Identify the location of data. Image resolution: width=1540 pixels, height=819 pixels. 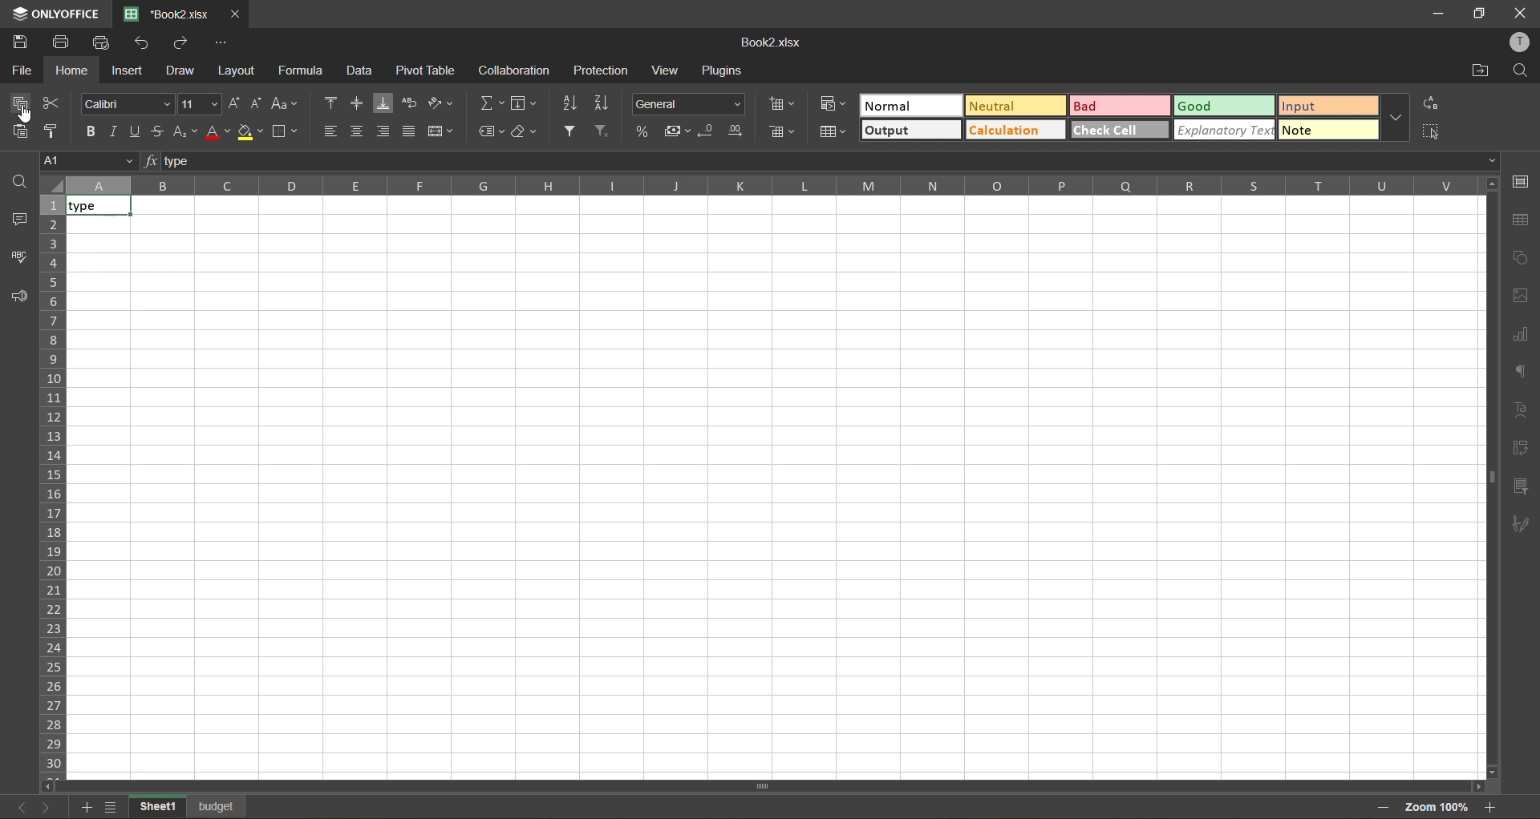
(361, 70).